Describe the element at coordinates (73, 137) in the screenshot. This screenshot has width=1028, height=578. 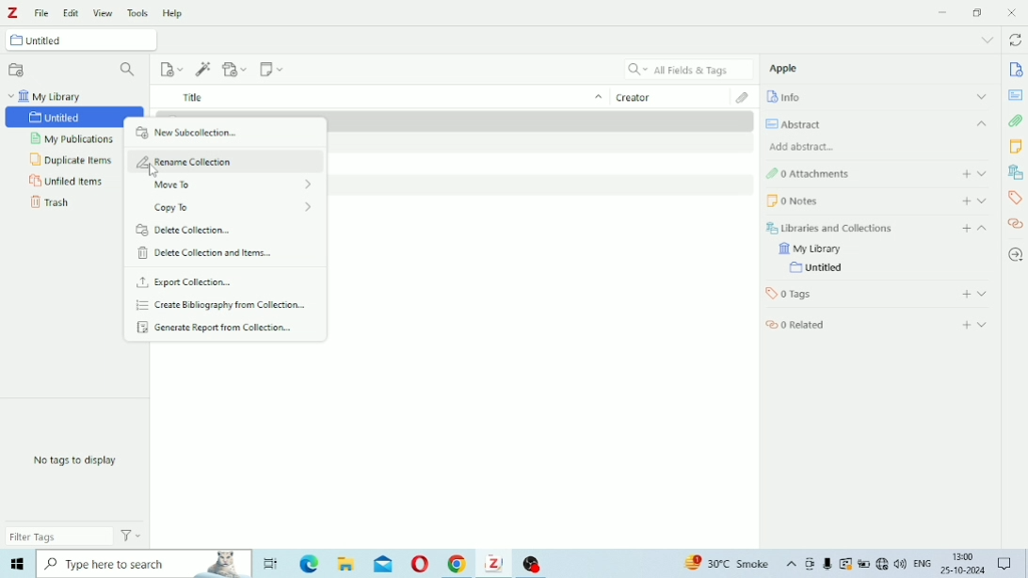
I see `My Publications` at that location.